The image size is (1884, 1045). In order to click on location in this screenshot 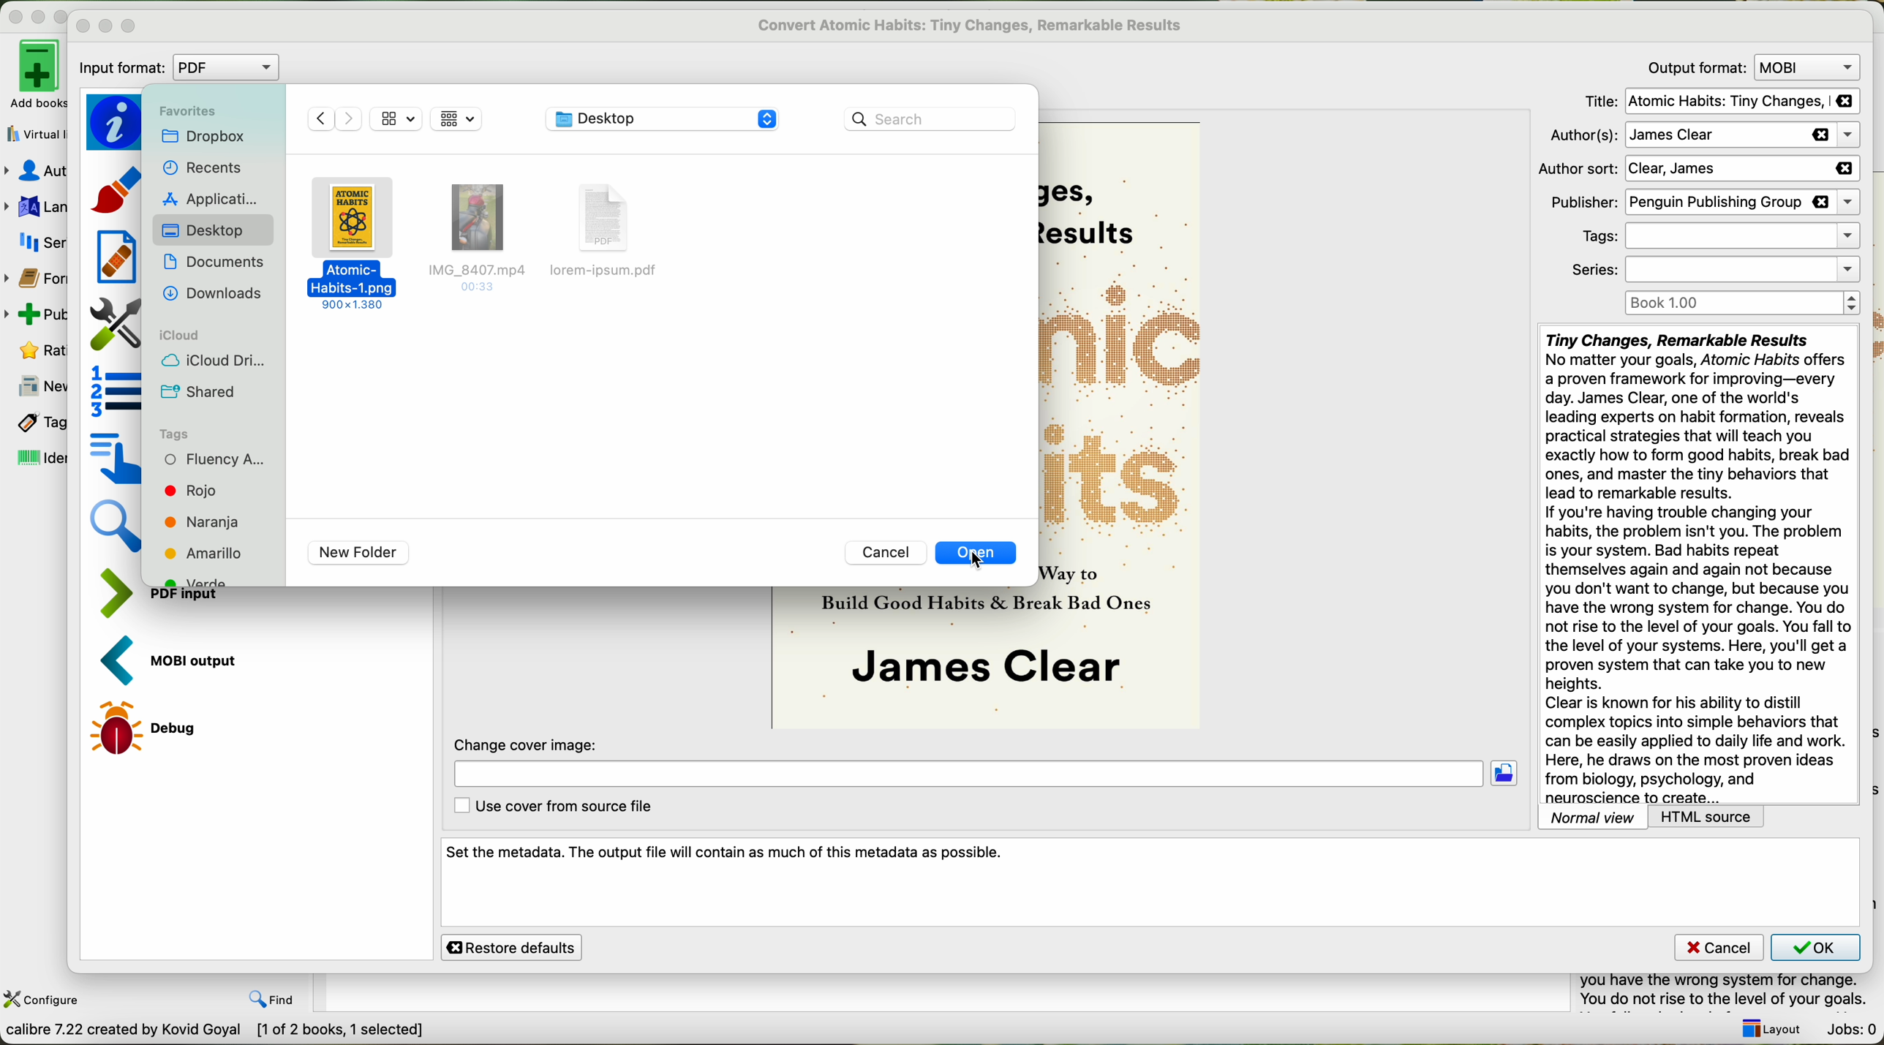, I will do `click(661, 120)`.